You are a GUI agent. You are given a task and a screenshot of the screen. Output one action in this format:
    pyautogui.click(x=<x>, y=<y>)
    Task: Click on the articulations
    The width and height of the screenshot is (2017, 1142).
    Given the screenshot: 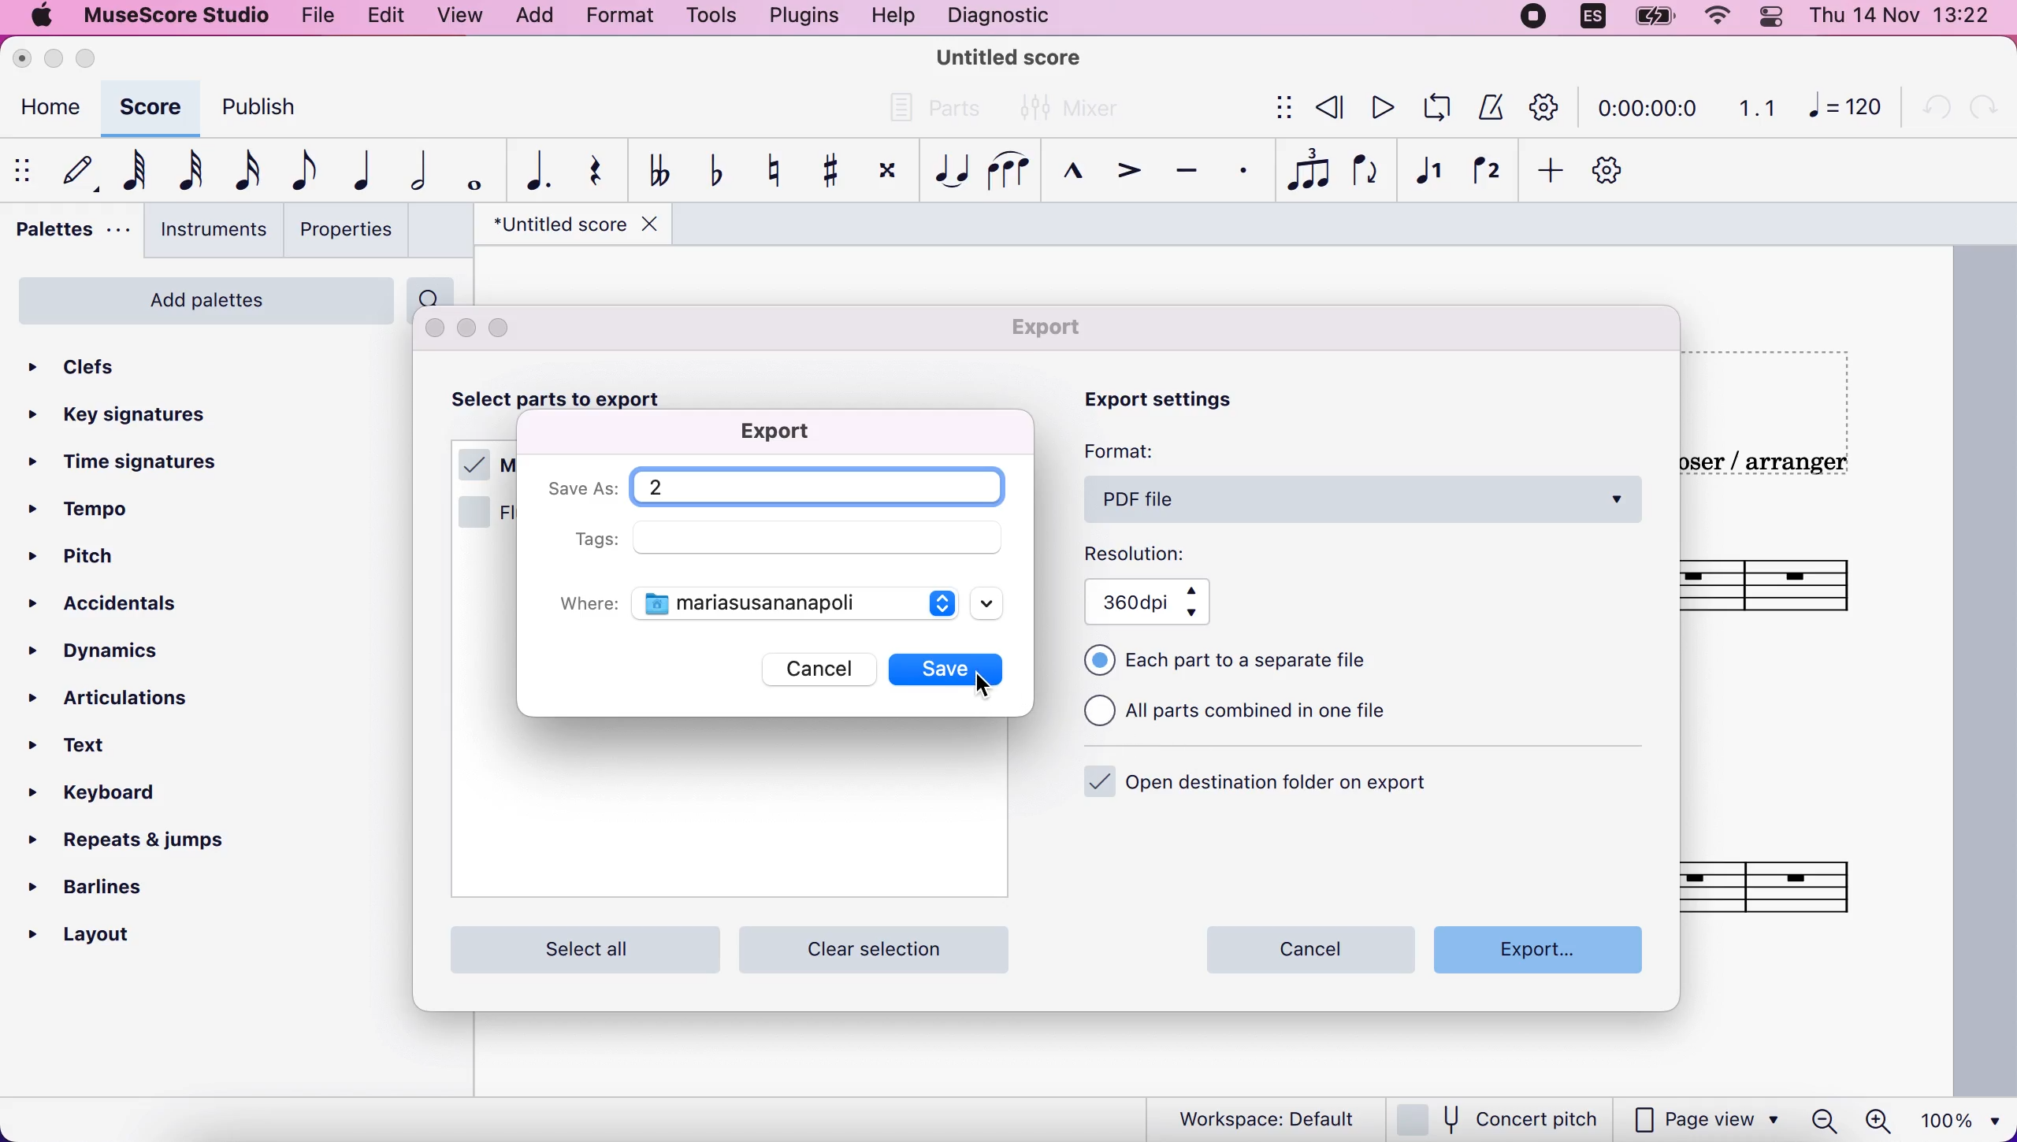 What is the action you would take?
    pyautogui.click(x=109, y=699)
    